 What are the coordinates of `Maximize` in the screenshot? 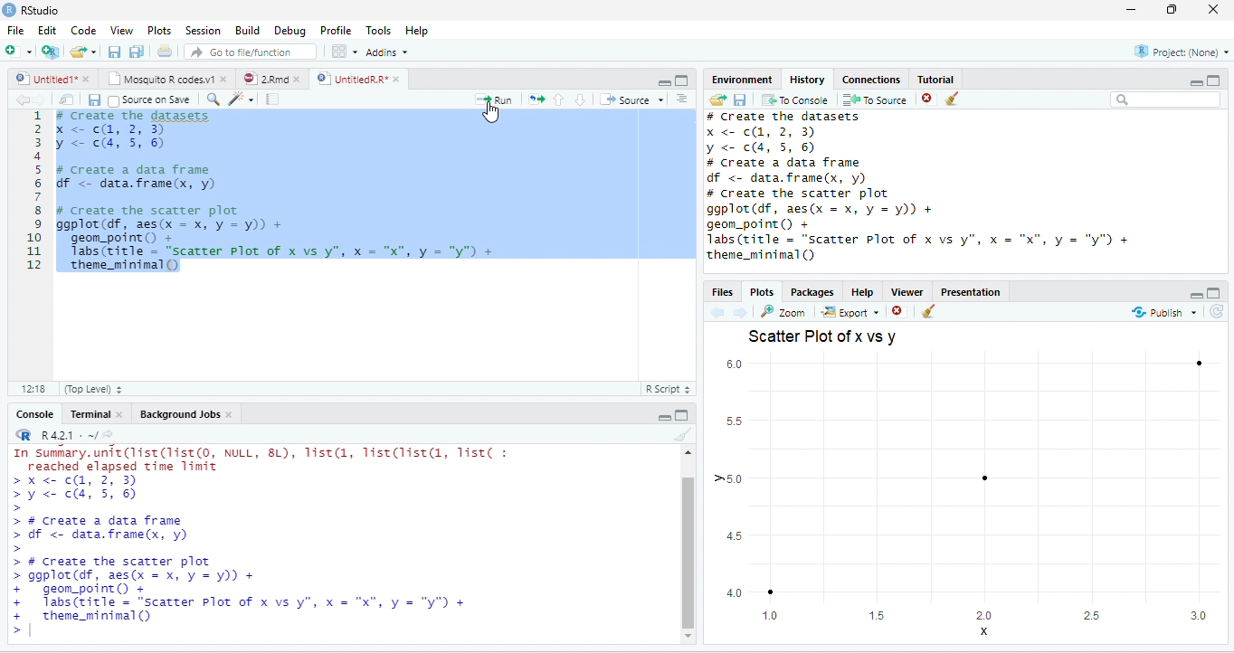 It's located at (682, 414).